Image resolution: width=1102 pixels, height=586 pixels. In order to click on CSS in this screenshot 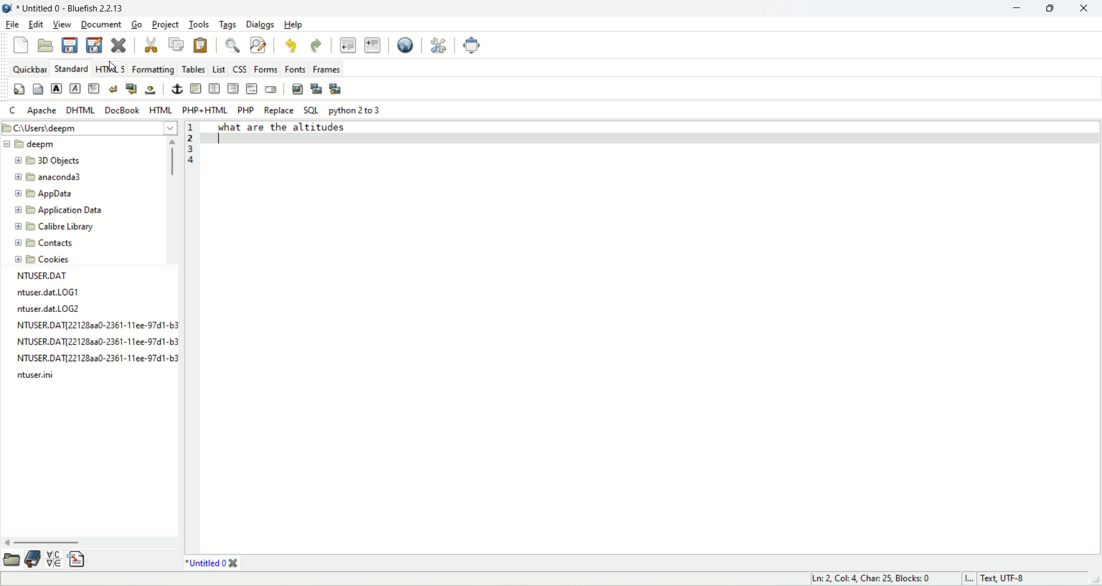, I will do `click(239, 69)`.